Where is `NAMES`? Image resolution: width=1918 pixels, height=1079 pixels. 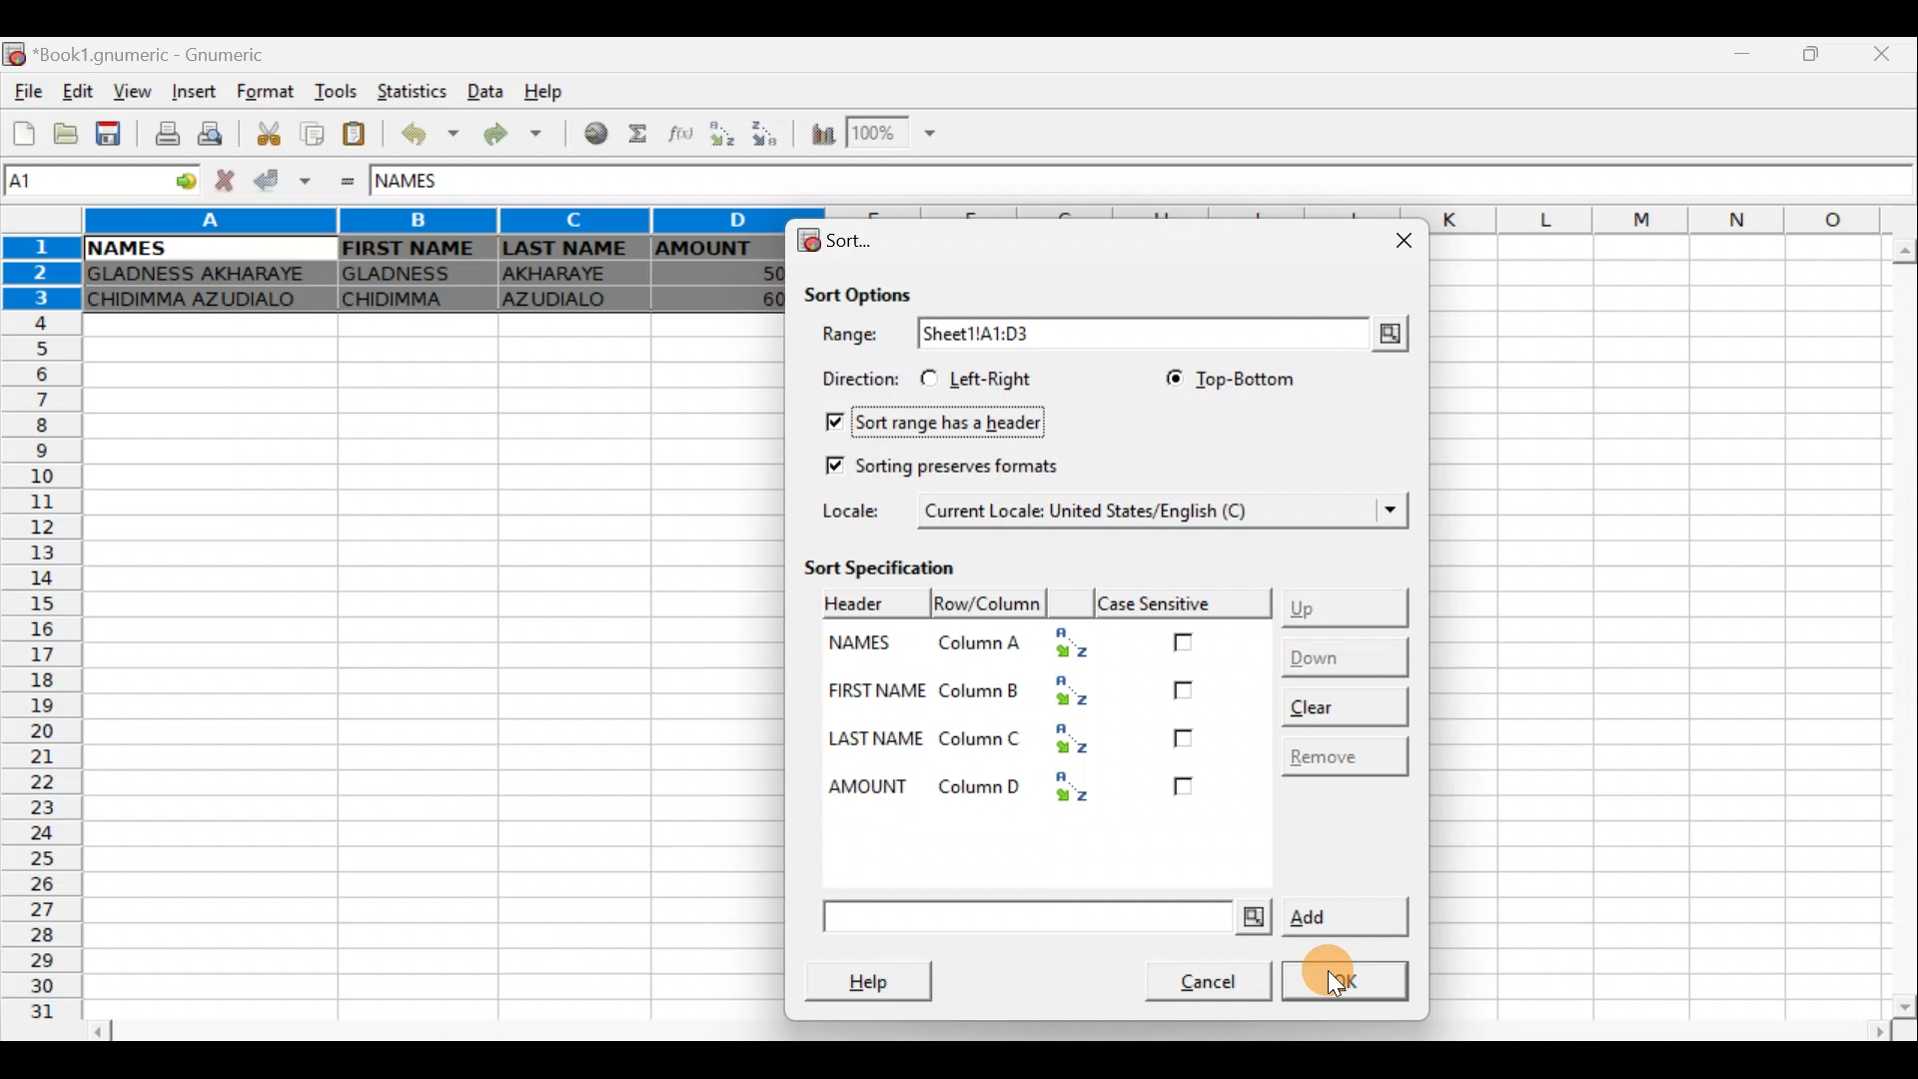
NAMES is located at coordinates (125, 249).